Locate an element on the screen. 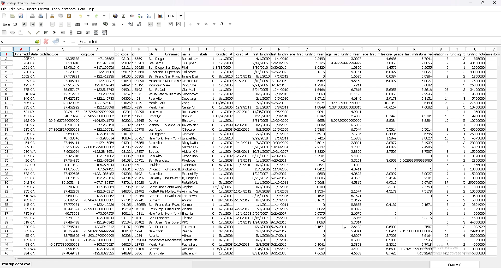 This screenshot has width=501, height=268. arrowed line is located at coordinates (38, 32).